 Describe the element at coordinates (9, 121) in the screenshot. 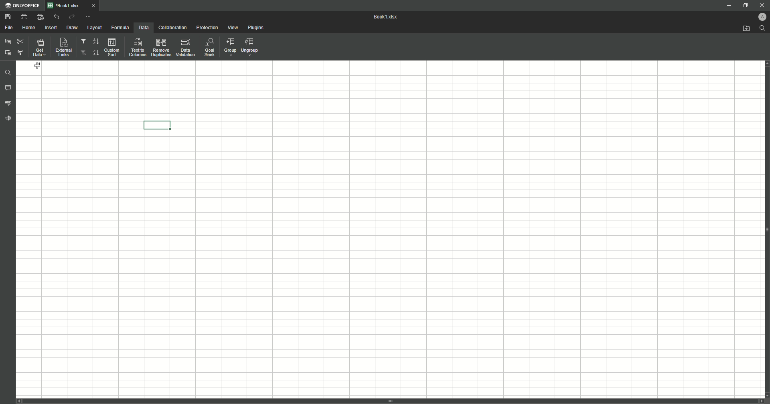

I see `Feedback` at that location.